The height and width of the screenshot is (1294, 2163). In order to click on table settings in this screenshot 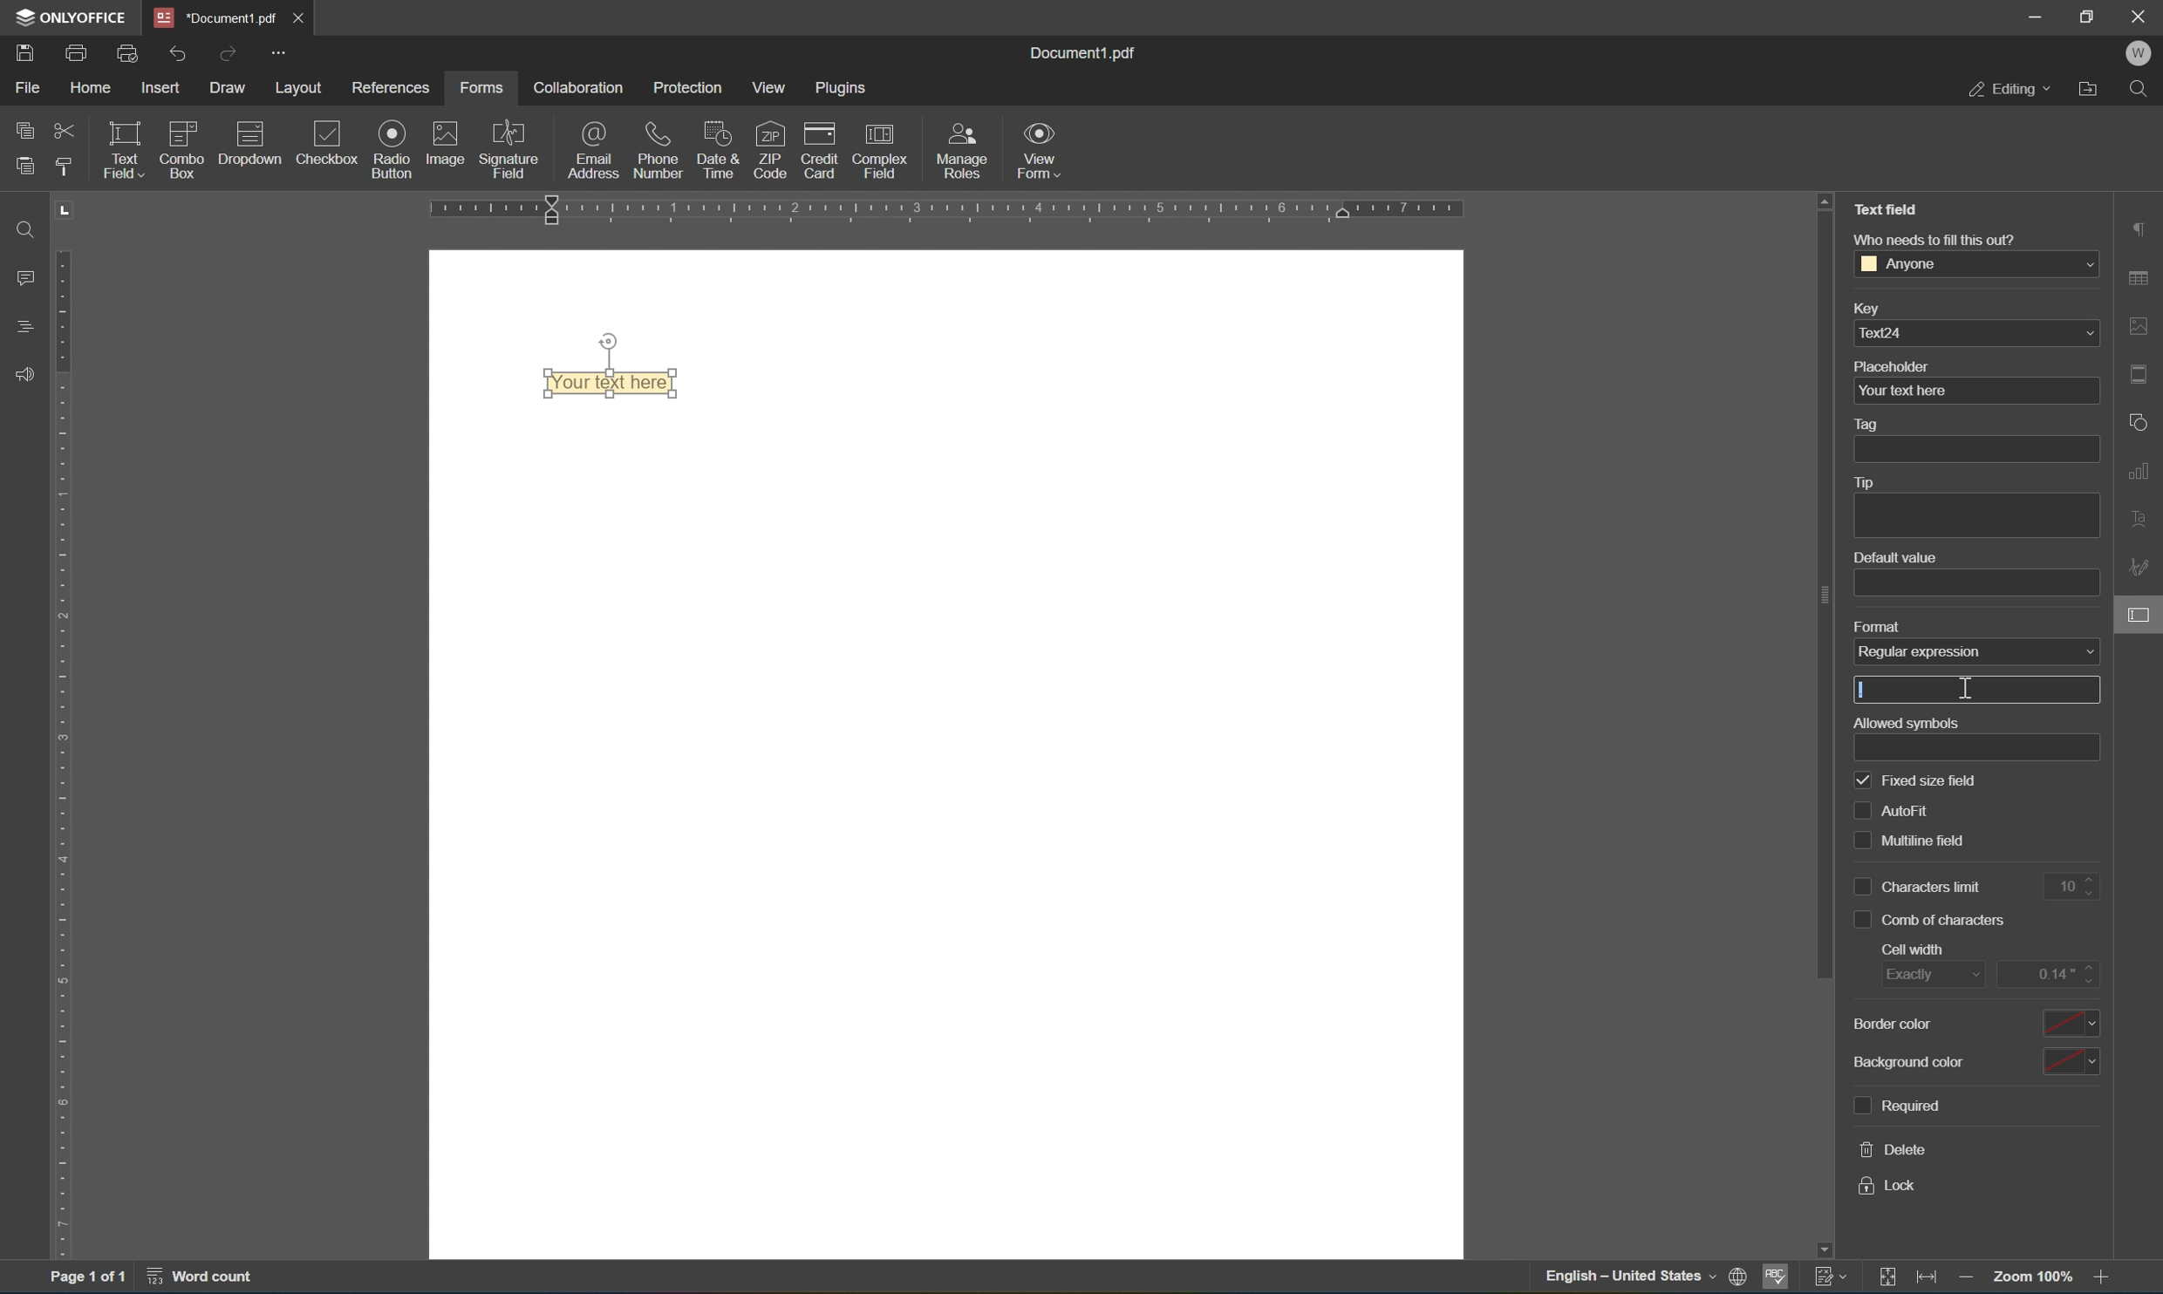, I will do `click(2141, 281)`.